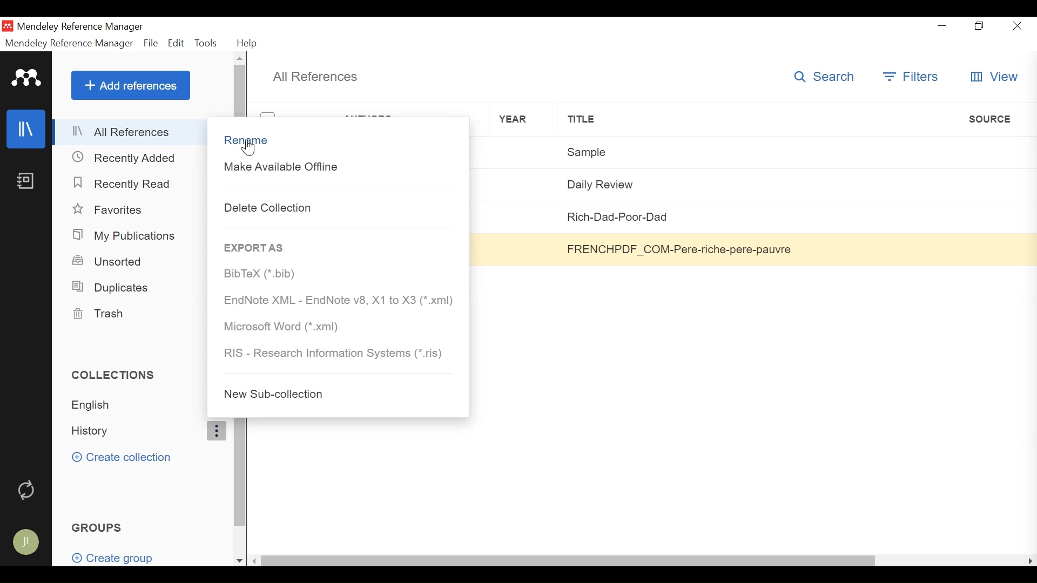 The image size is (1037, 583). What do you see at coordinates (257, 560) in the screenshot?
I see `Scroll left` at bounding box center [257, 560].